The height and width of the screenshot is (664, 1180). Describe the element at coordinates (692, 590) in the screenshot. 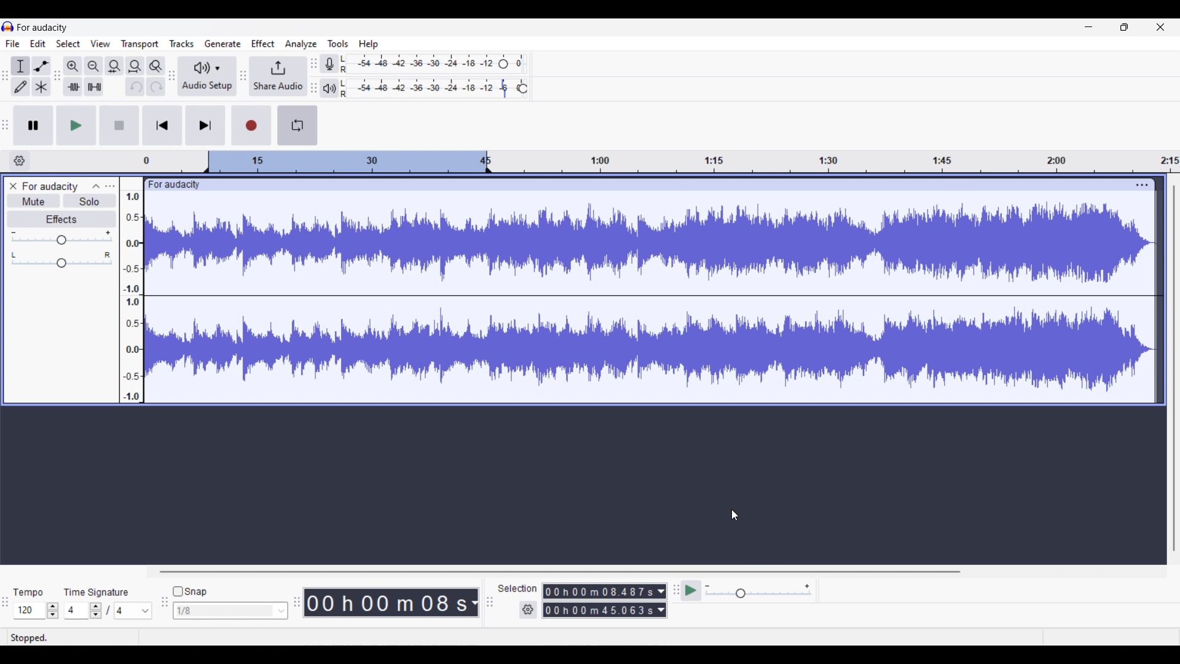

I see `Play at speed/Play at speed once` at that location.